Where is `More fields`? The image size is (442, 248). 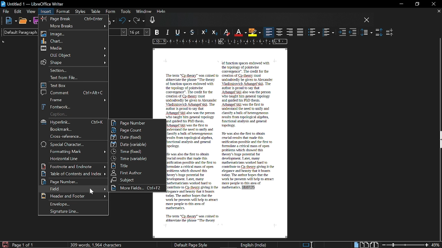
More fields is located at coordinates (137, 188).